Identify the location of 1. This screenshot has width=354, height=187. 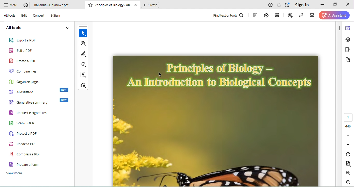
(348, 117).